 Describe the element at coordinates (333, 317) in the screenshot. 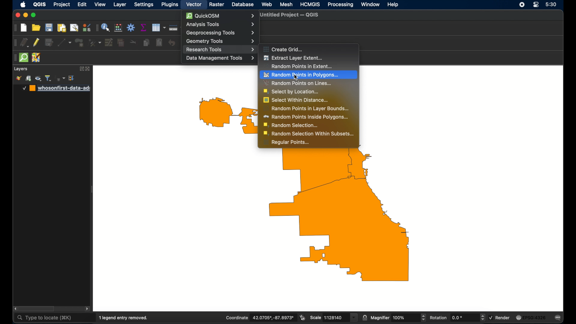

I see `scale` at that location.